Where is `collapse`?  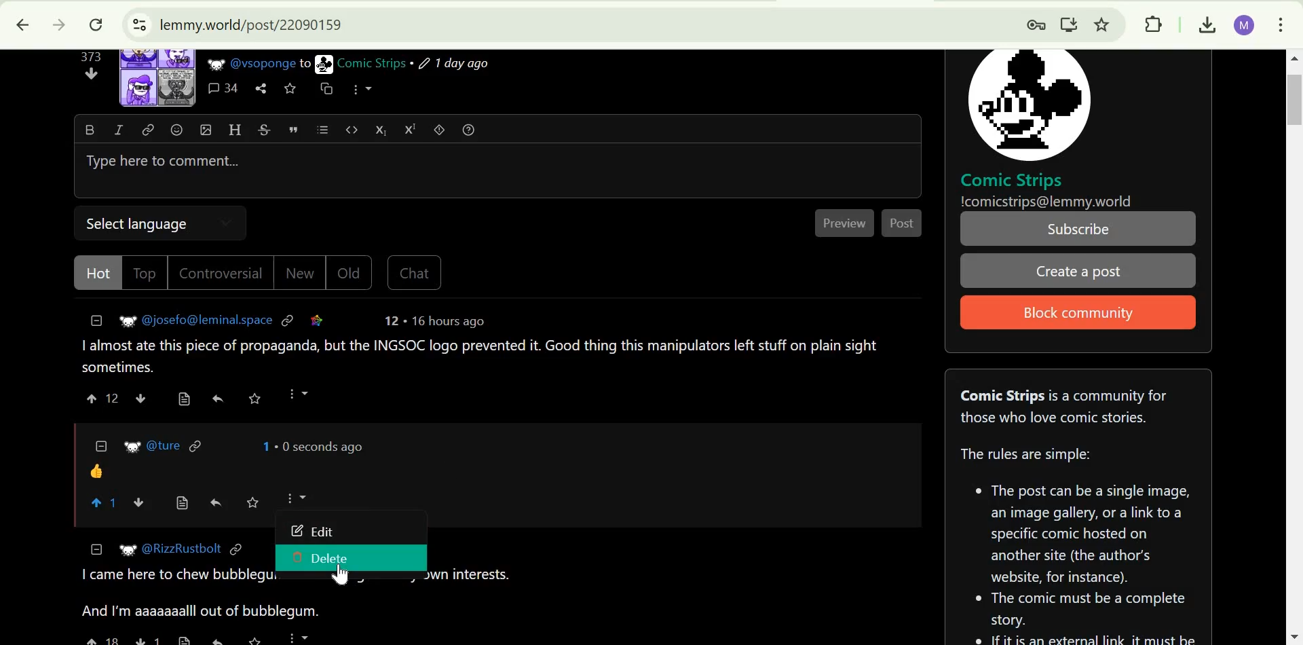
collapse is located at coordinates (101, 445).